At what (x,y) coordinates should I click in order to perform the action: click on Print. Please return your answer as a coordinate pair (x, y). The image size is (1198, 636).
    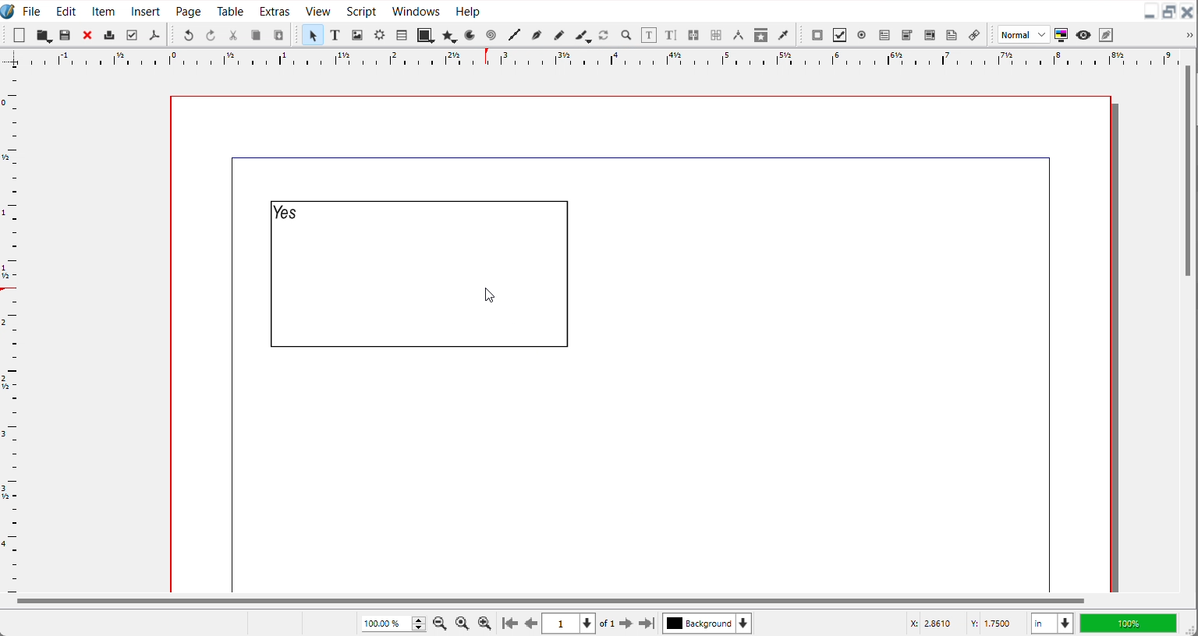
    Looking at the image, I should click on (110, 34).